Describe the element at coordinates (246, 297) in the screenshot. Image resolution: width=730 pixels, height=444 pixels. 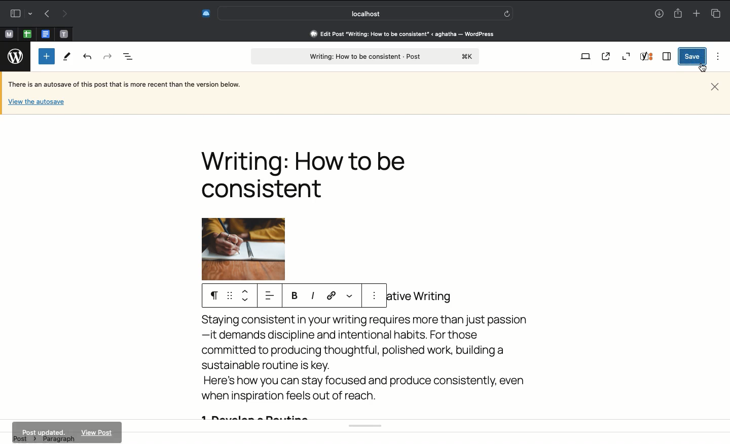
I see `Move up down` at that location.